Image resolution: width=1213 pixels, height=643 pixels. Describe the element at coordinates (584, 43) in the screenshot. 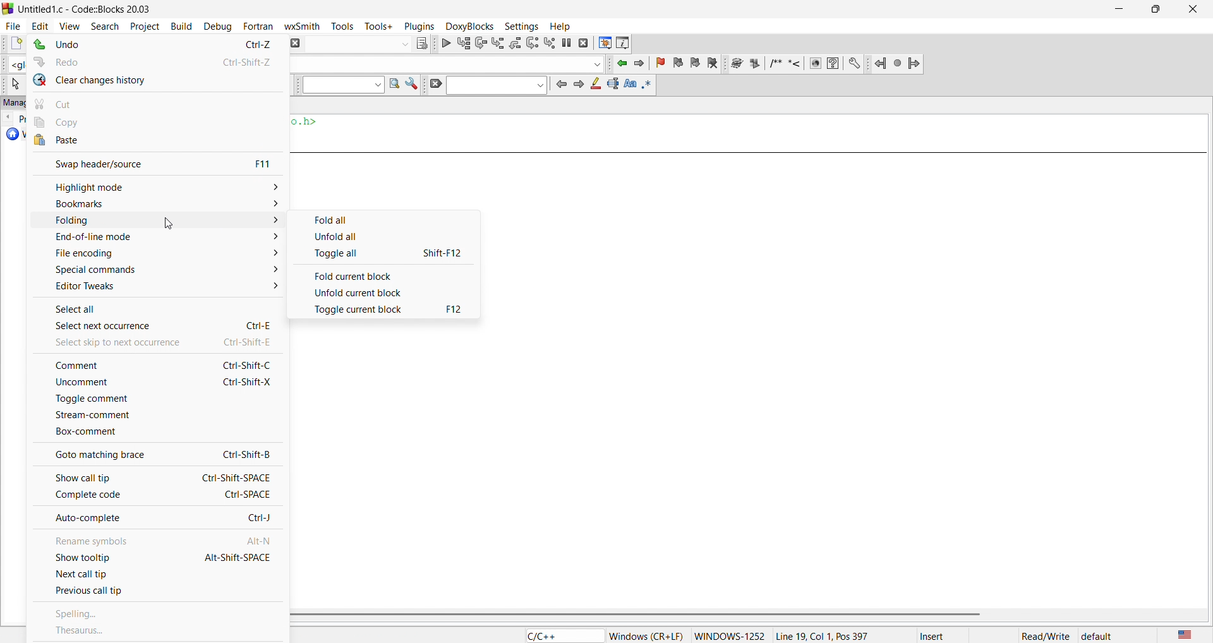

I see `stop debugging` at that location.